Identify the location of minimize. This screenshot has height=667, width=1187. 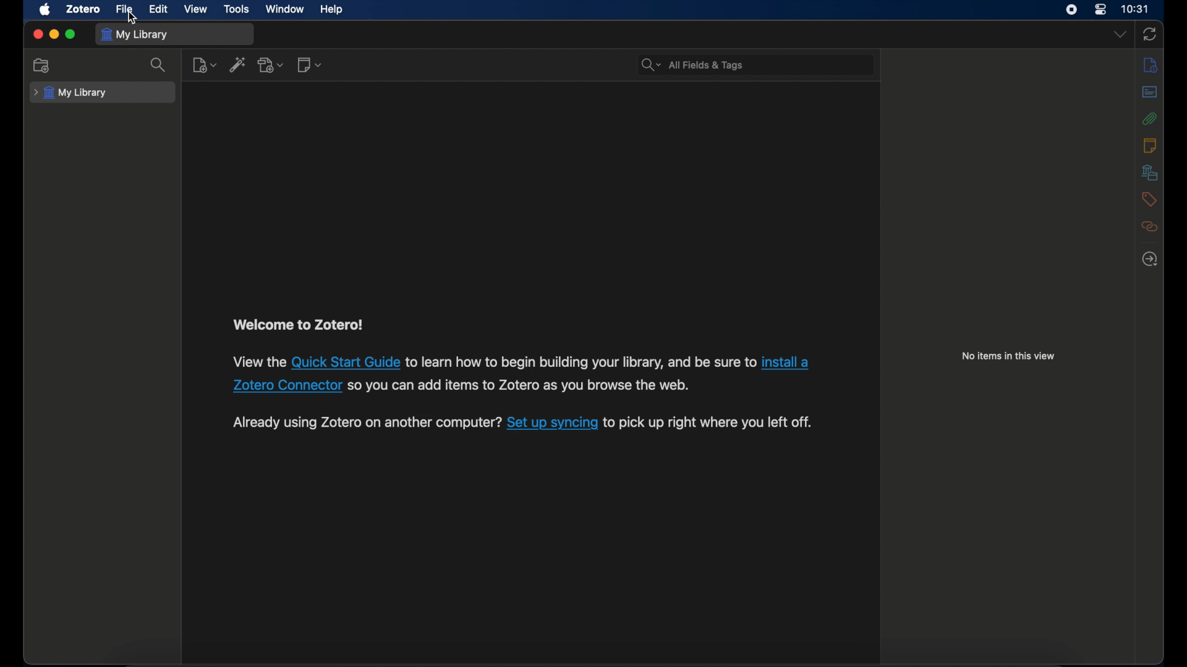
(53, 35).